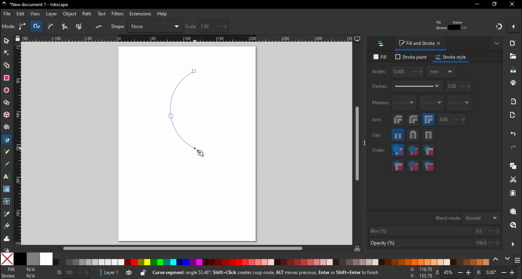 This screenshot has width=522, height=279. What do you see at coordinates (513, 4) in the screenshot?
I see `close window` at bounding box center [513, 4].